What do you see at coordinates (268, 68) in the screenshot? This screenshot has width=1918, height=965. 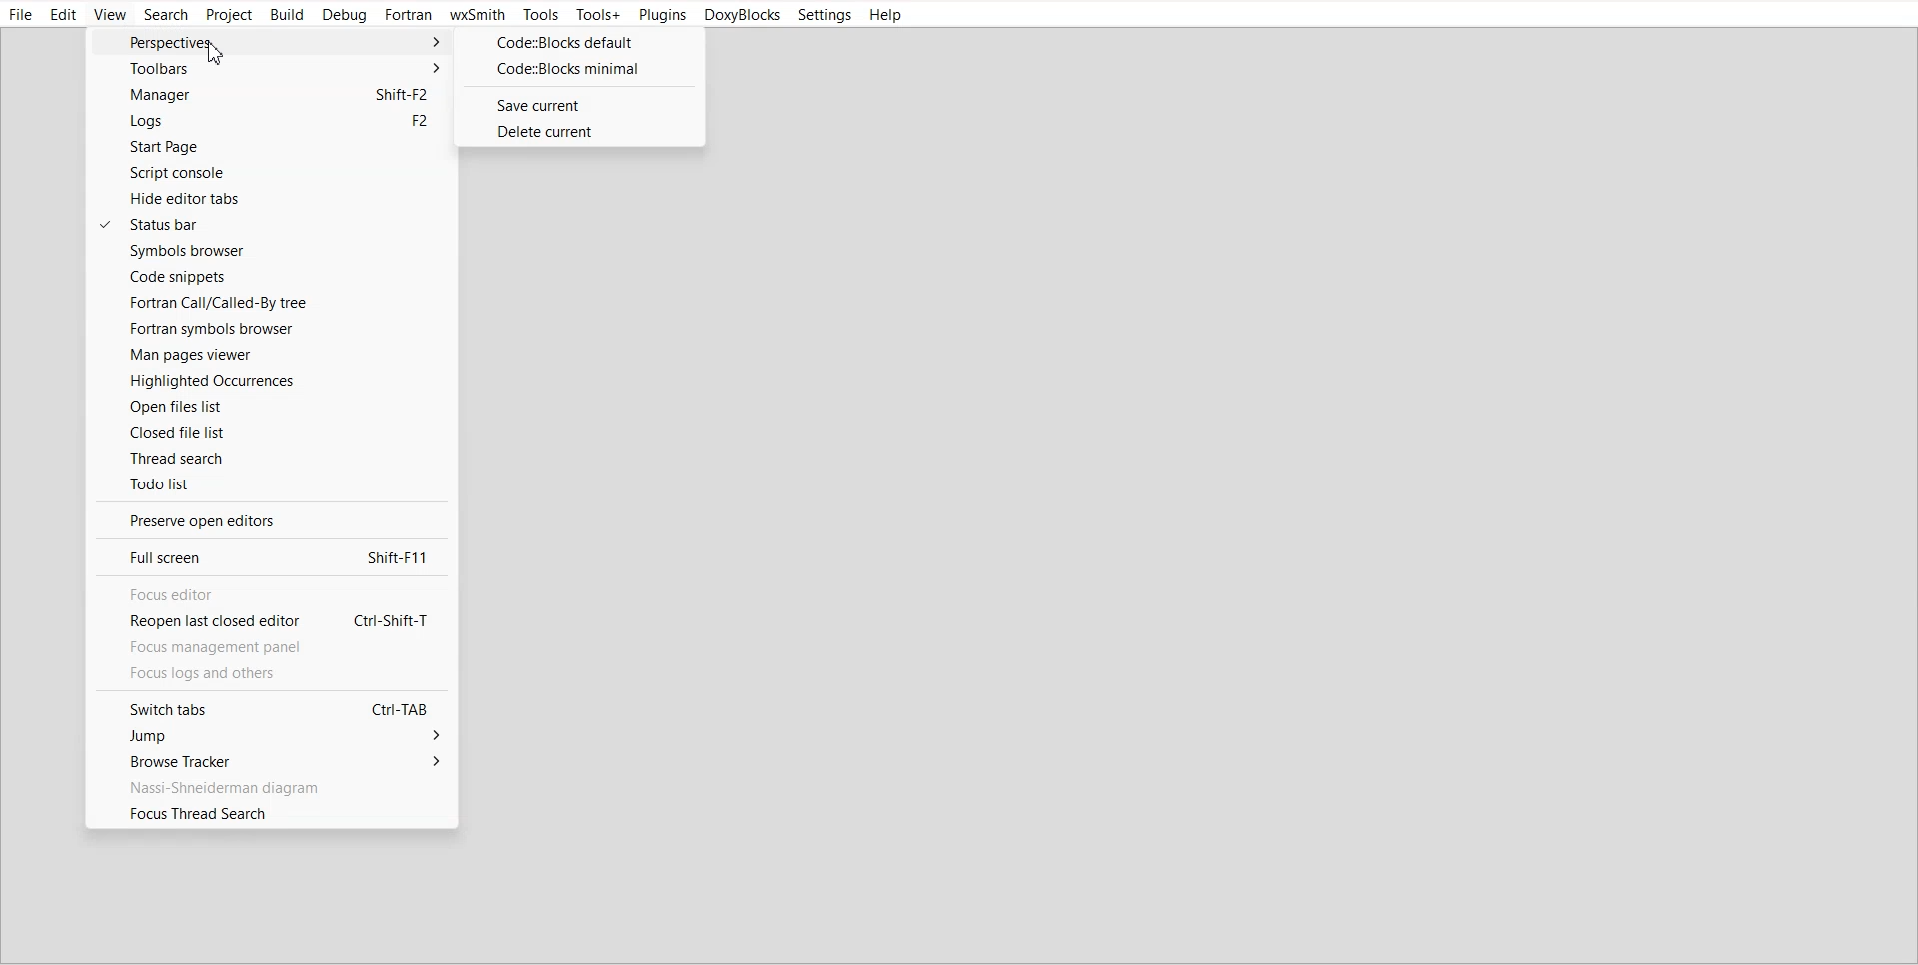 I see `Toolbars` at bounding box center [268, 68].